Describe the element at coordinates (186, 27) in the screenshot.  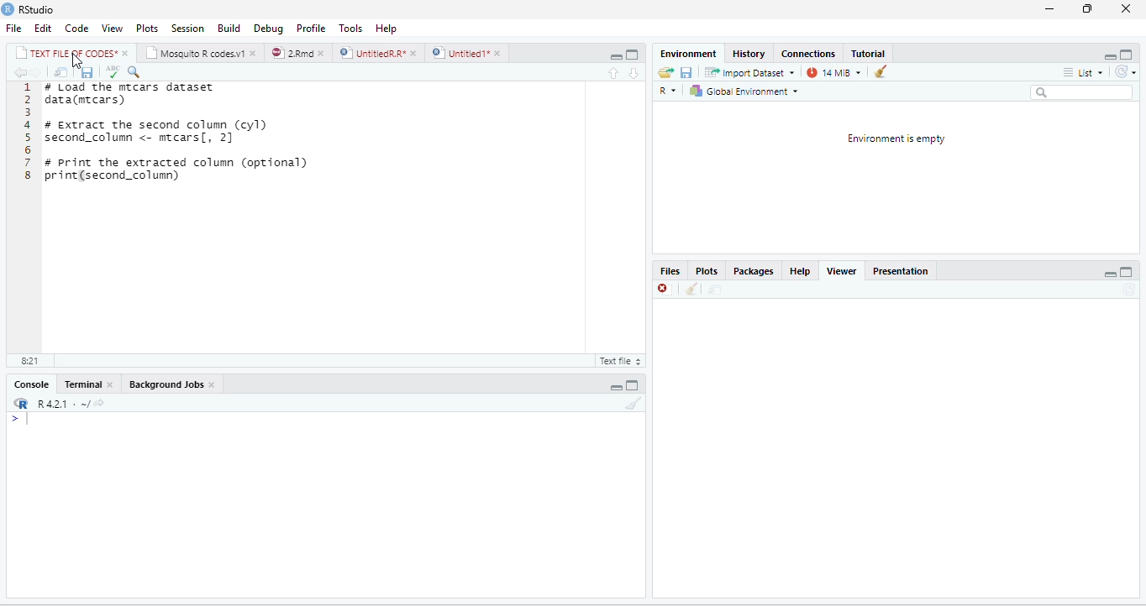
I see `Session` at that location.